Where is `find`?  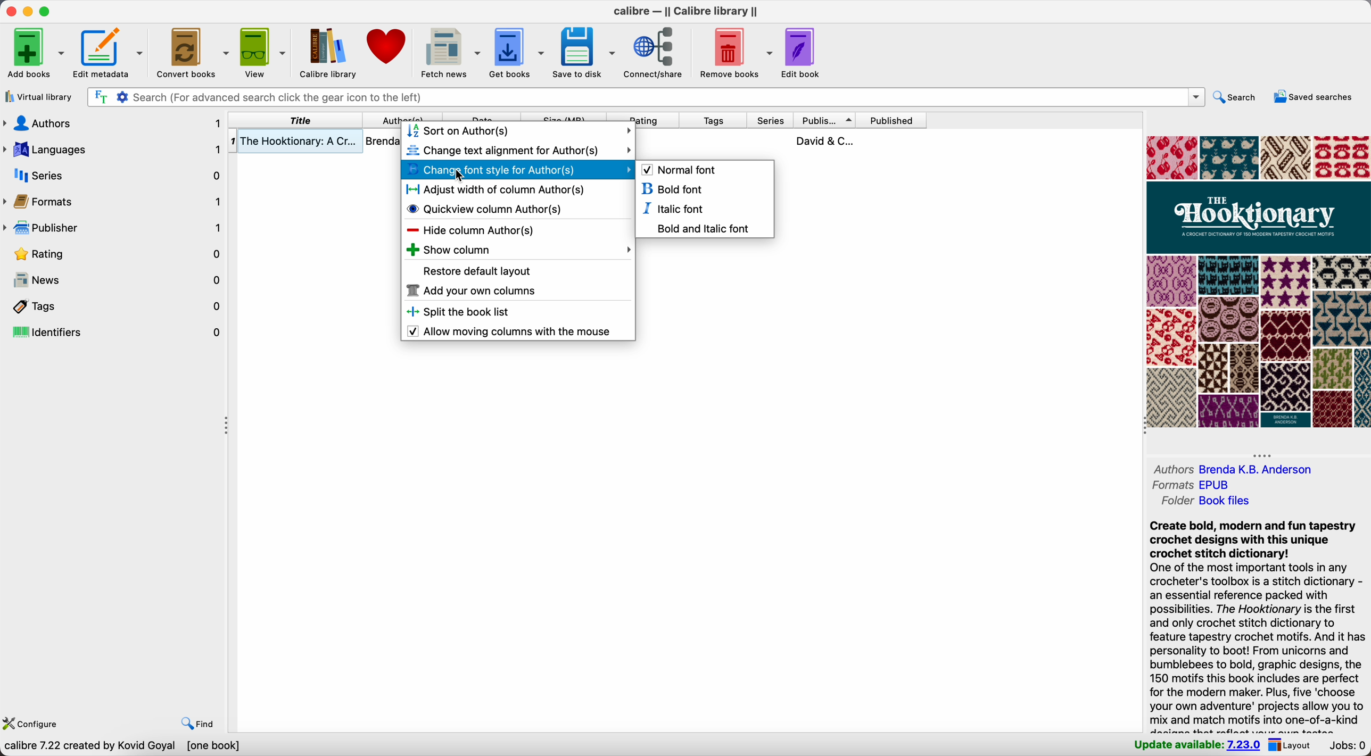
find is located at coordinates (195, 722).